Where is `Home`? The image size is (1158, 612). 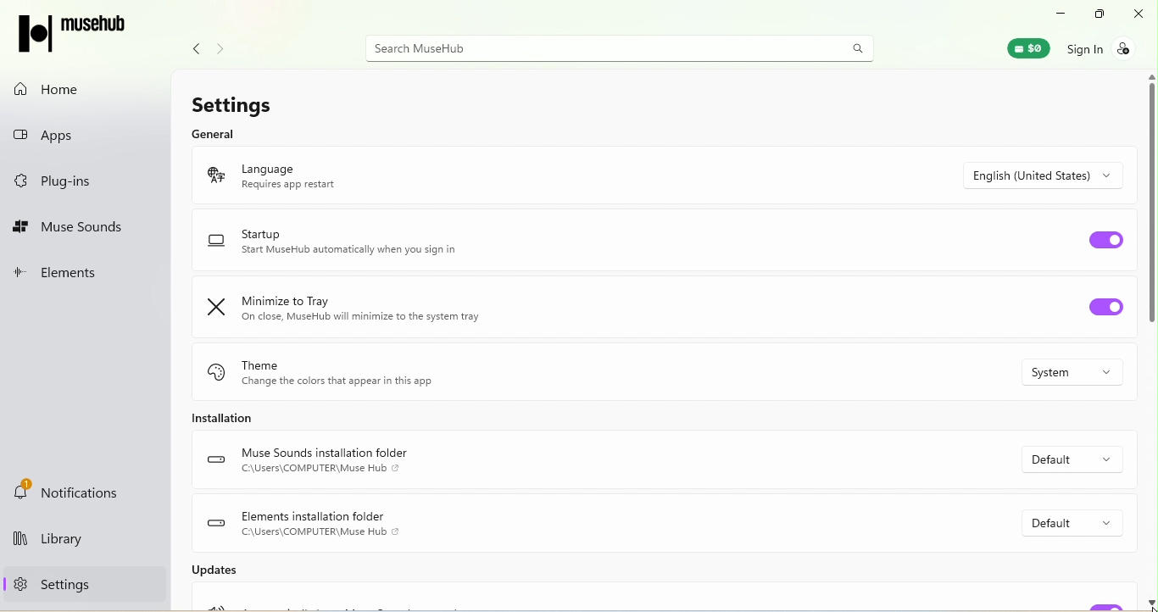 Home is located at coordinates (56, 89).